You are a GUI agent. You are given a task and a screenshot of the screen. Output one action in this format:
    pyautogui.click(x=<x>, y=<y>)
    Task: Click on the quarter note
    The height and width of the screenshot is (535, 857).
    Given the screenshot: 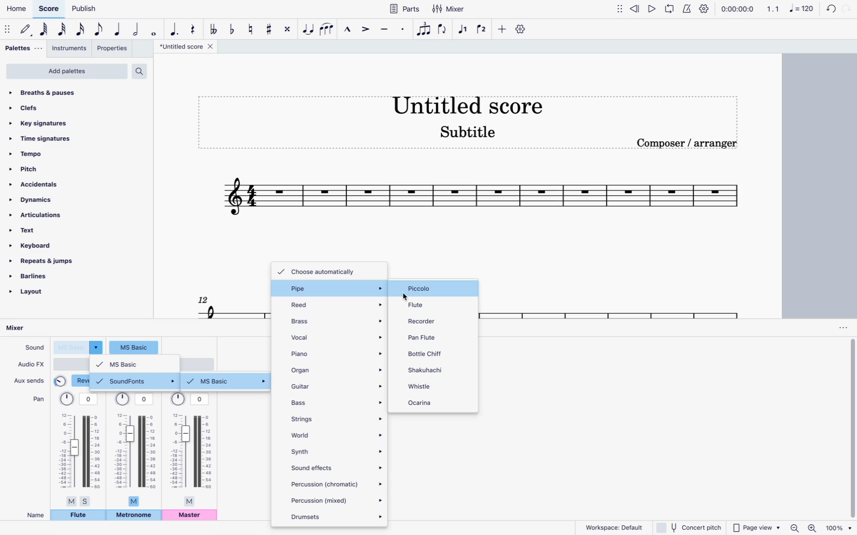 What is the action you would take?
    pyautogui.click(x=119, y=30)
    